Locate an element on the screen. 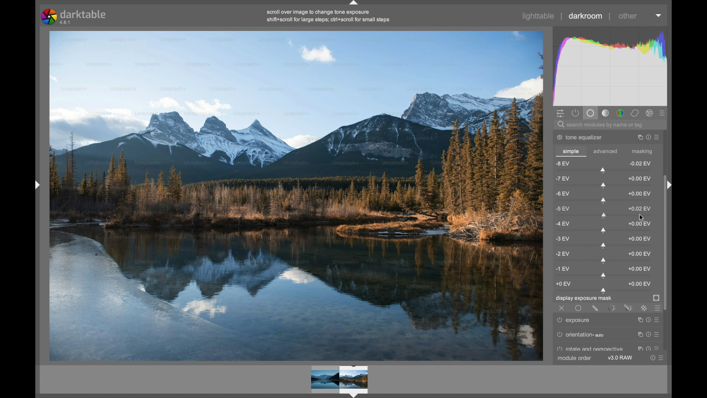  -2 ev is located at coordinates (562, 254).